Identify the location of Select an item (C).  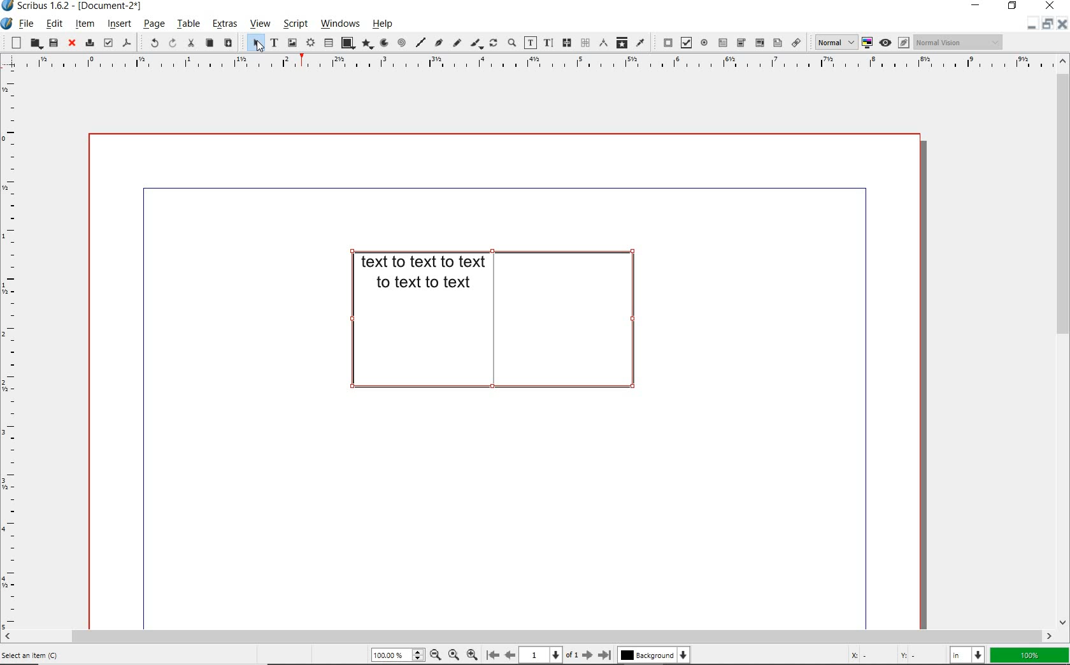
(83, 655).